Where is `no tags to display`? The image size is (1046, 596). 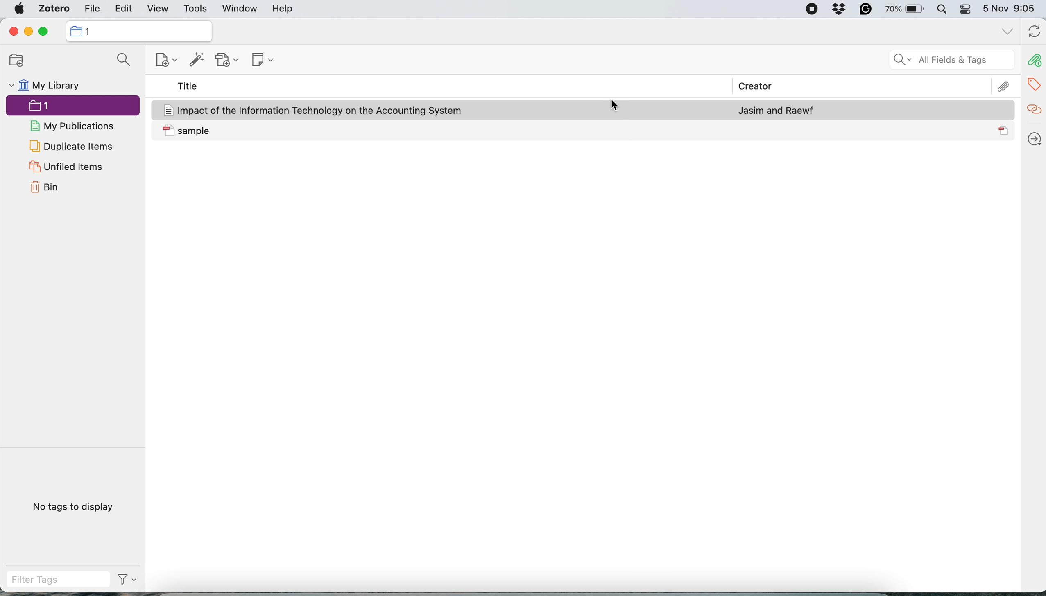
no tags to display is located at coordinates (75, 506).